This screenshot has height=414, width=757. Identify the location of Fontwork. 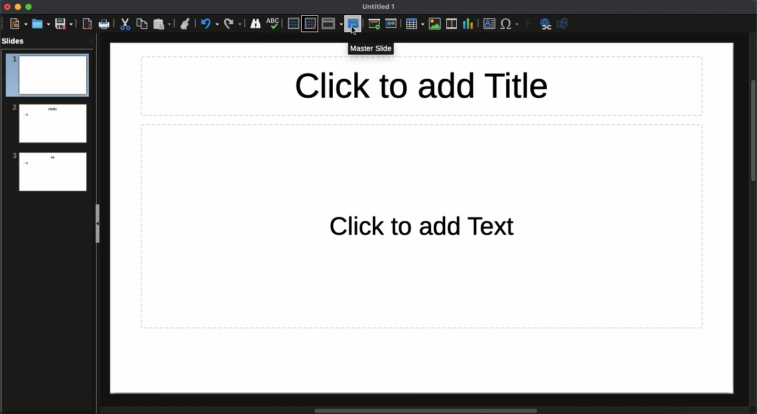
(527, 24).